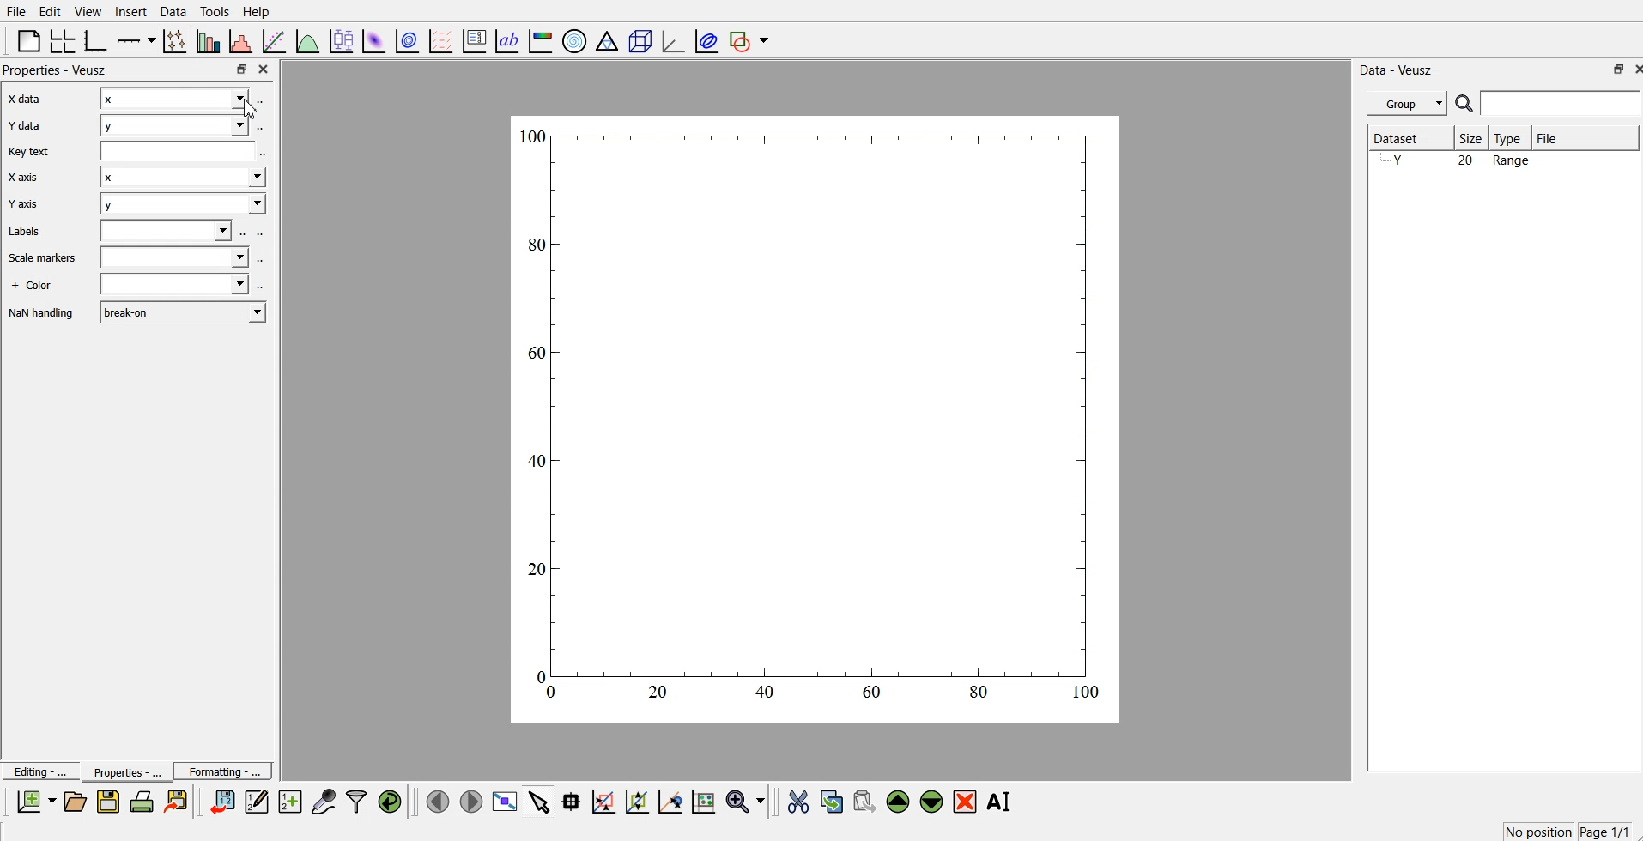 The height and width of the screenshot is (841, 1643). Describe the element at coordinates (640, 800) in the screenshot. I see `click to zoom` at that location.